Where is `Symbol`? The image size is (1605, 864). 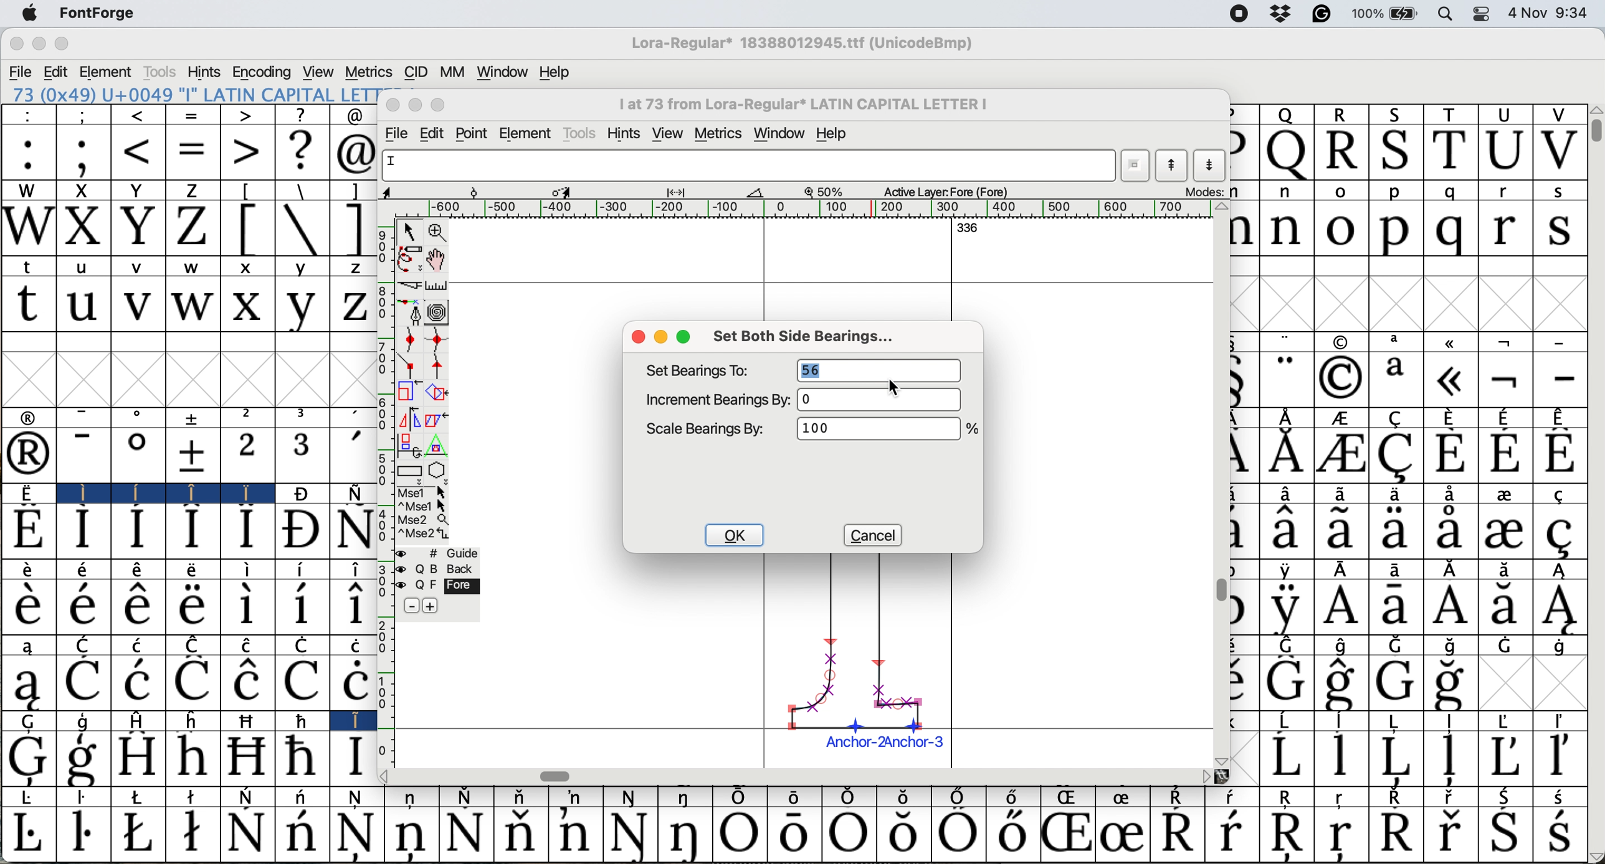
Symbol is located at coordinates (1450, 833).